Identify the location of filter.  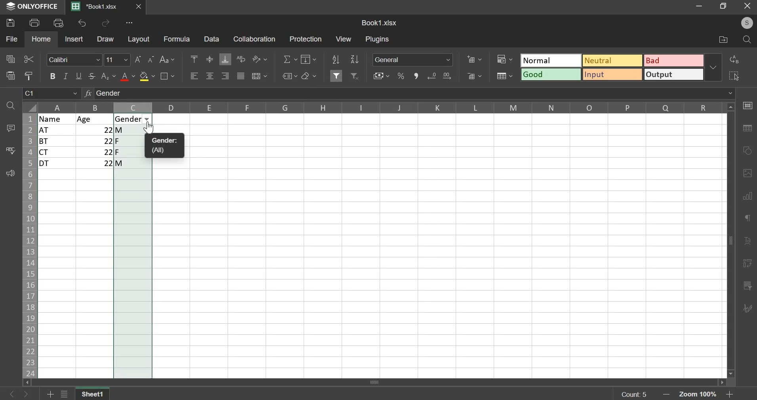
(337, 75).